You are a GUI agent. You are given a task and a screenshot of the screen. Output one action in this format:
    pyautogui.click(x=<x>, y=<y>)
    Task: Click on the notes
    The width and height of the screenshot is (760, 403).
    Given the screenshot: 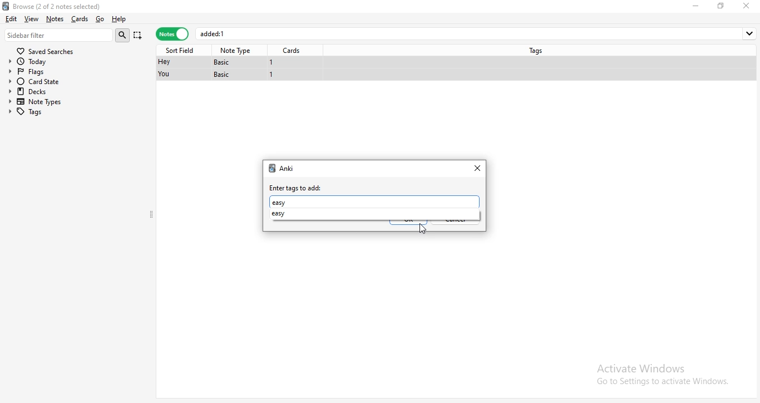 What is the action you would take?
    pyautogui.click(x=55, y=19)
    